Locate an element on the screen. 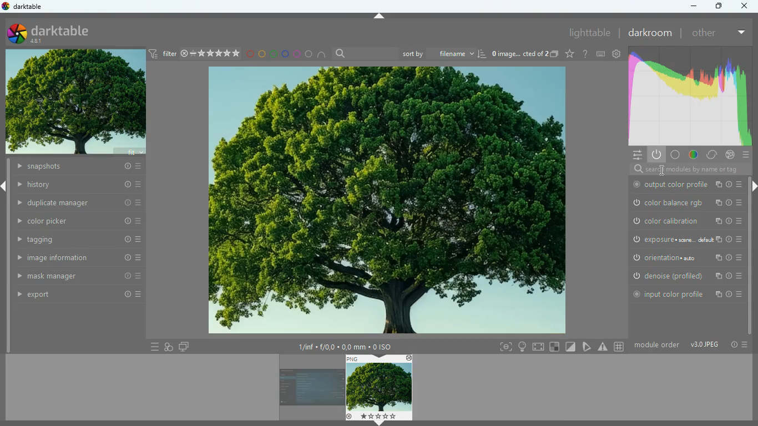 The image size is (758, 426). effect is located at coordinates (731, 154).